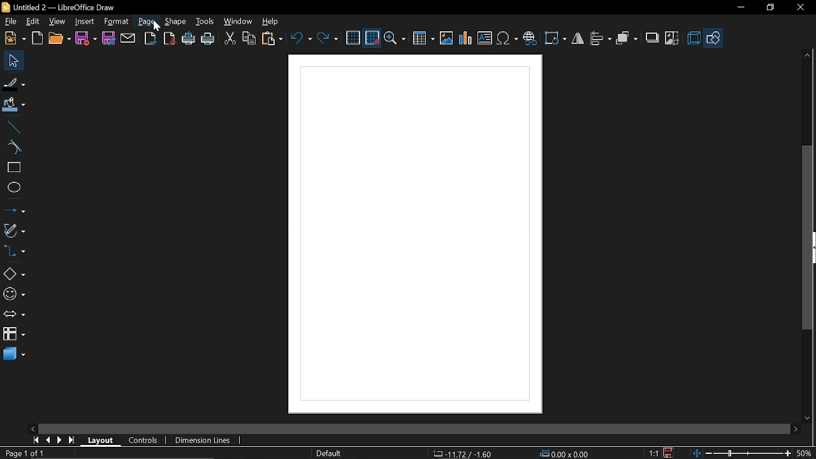  What do you see at coordinates (64, 6) in the screenshot?
I see `Untitled 2 - LibreOffice Draw` at bounding box center [64, 6].